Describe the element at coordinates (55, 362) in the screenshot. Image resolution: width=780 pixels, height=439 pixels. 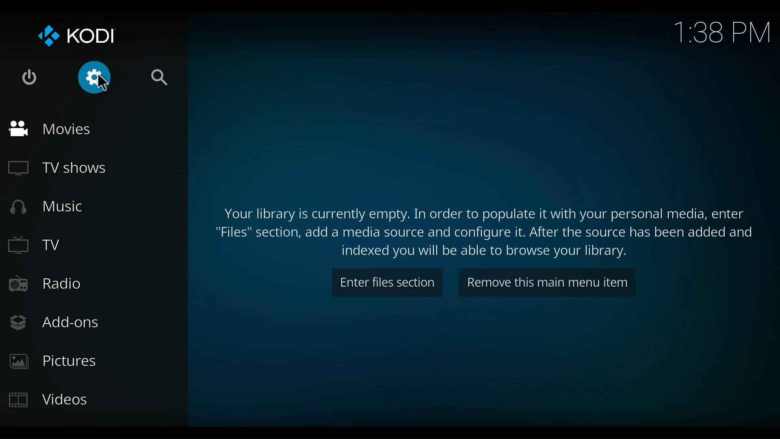
I see `Pictures` at that location.